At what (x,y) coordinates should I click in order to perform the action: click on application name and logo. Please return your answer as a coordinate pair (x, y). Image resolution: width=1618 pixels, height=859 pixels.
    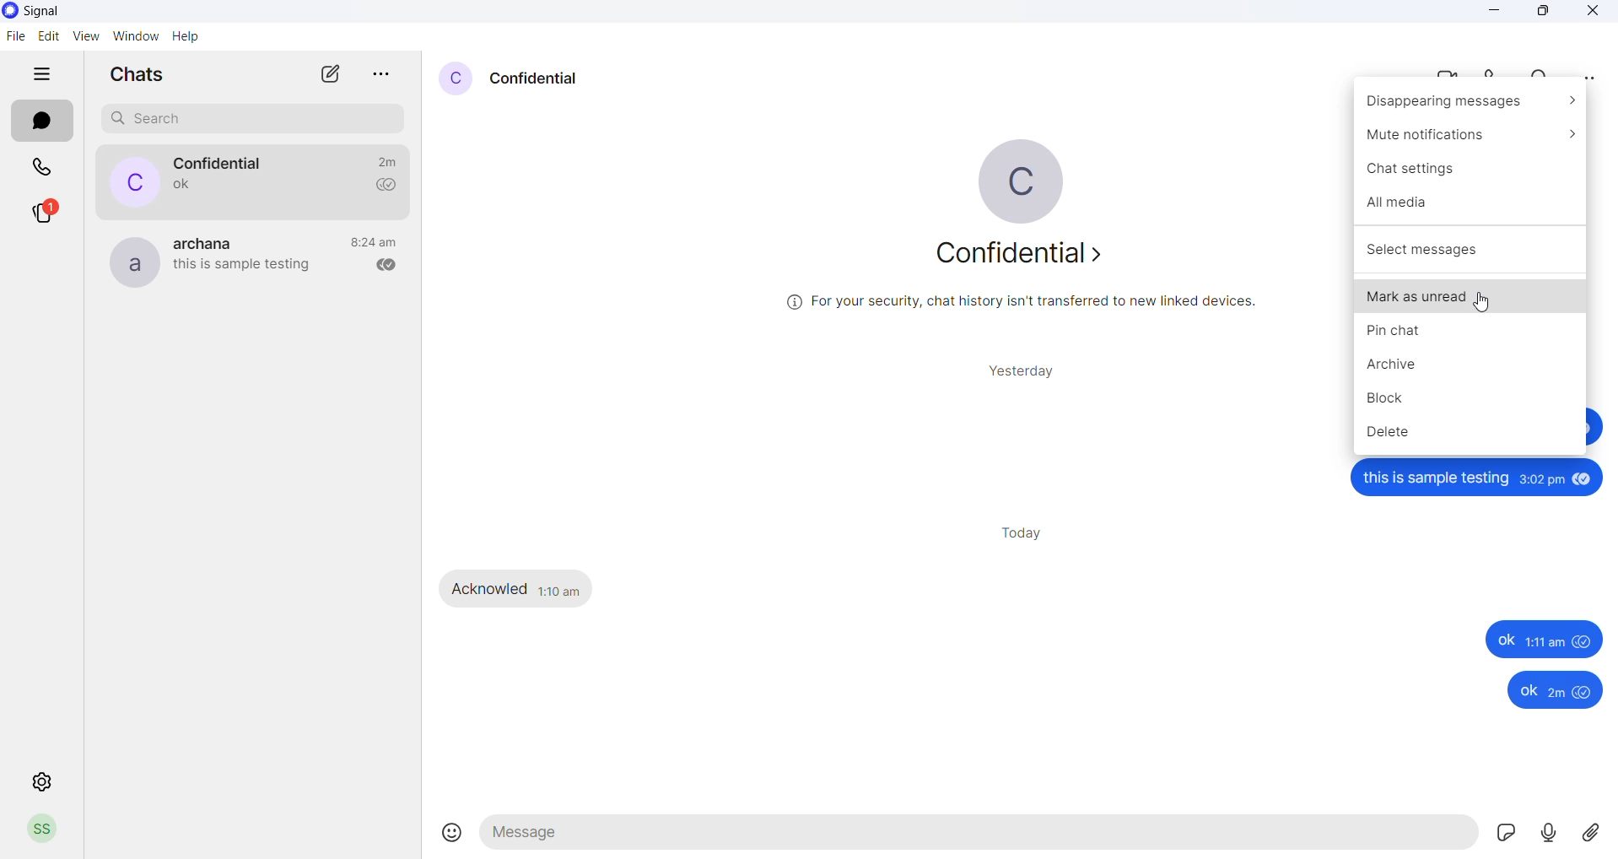
    Looking at the image, I should click on (73, 11).